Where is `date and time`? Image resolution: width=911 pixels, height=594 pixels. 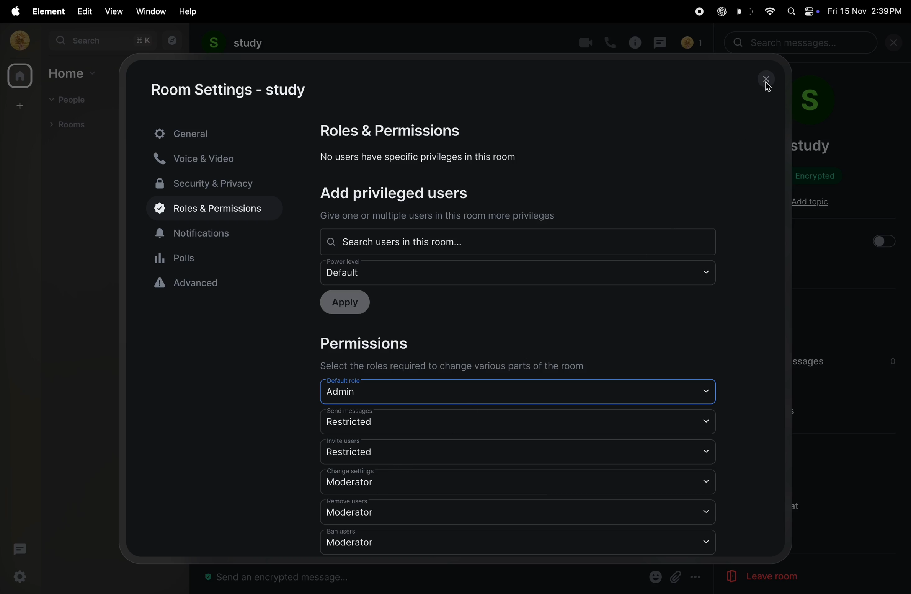
date and time is located at coordinates (867, 11).